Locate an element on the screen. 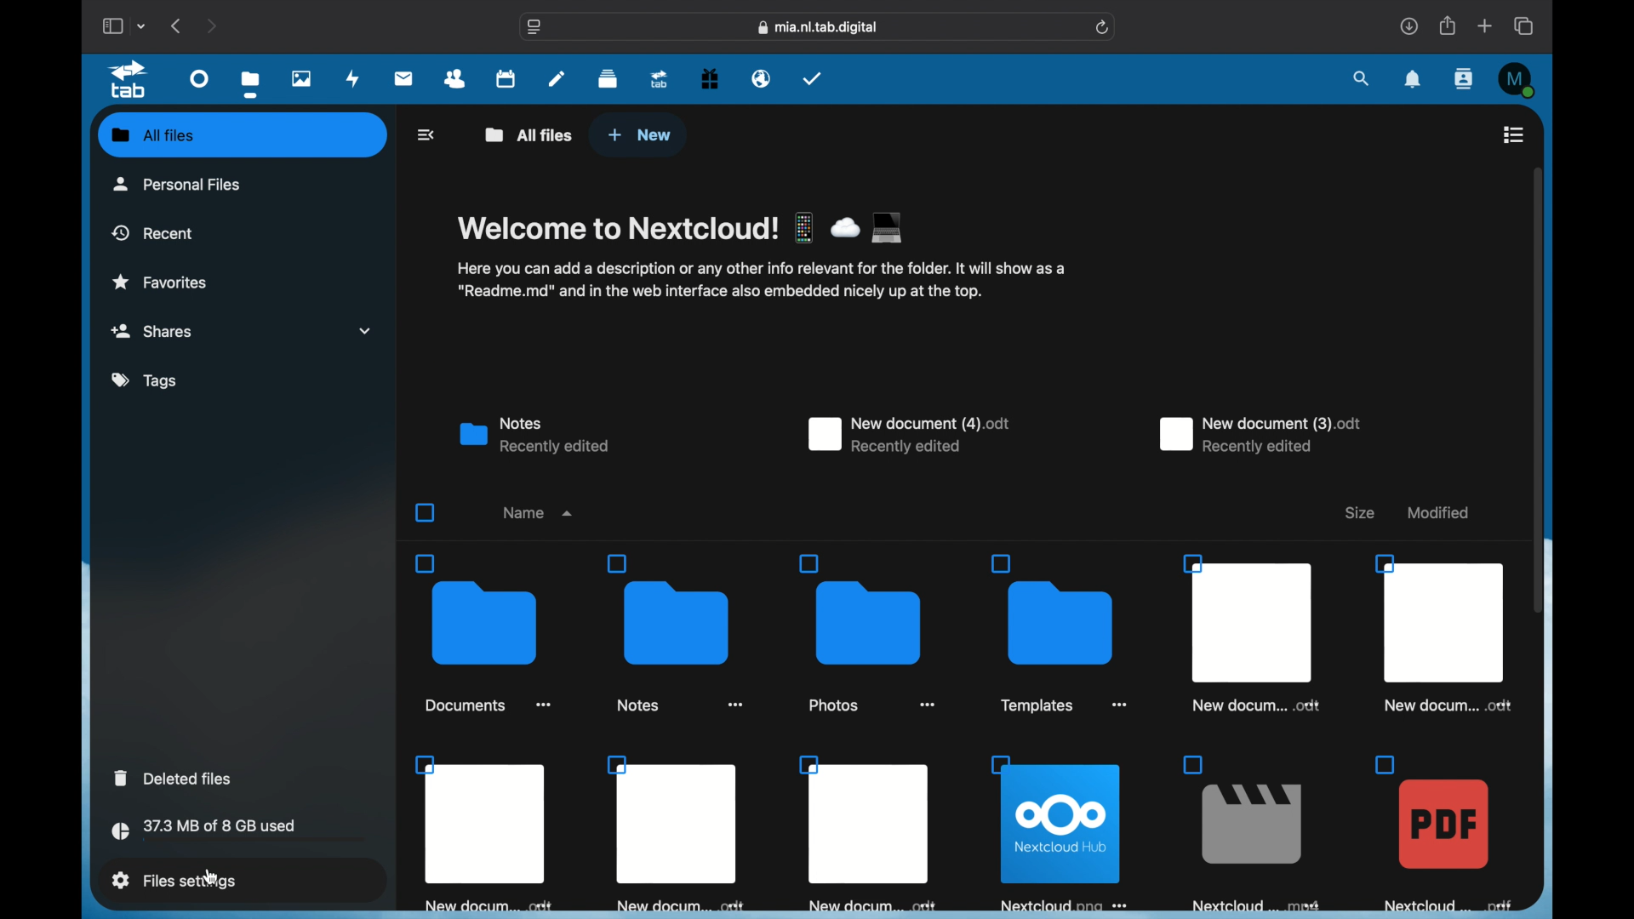 This screenshot has width=1634, height=919. folder is located at coordinates (1057, 633).